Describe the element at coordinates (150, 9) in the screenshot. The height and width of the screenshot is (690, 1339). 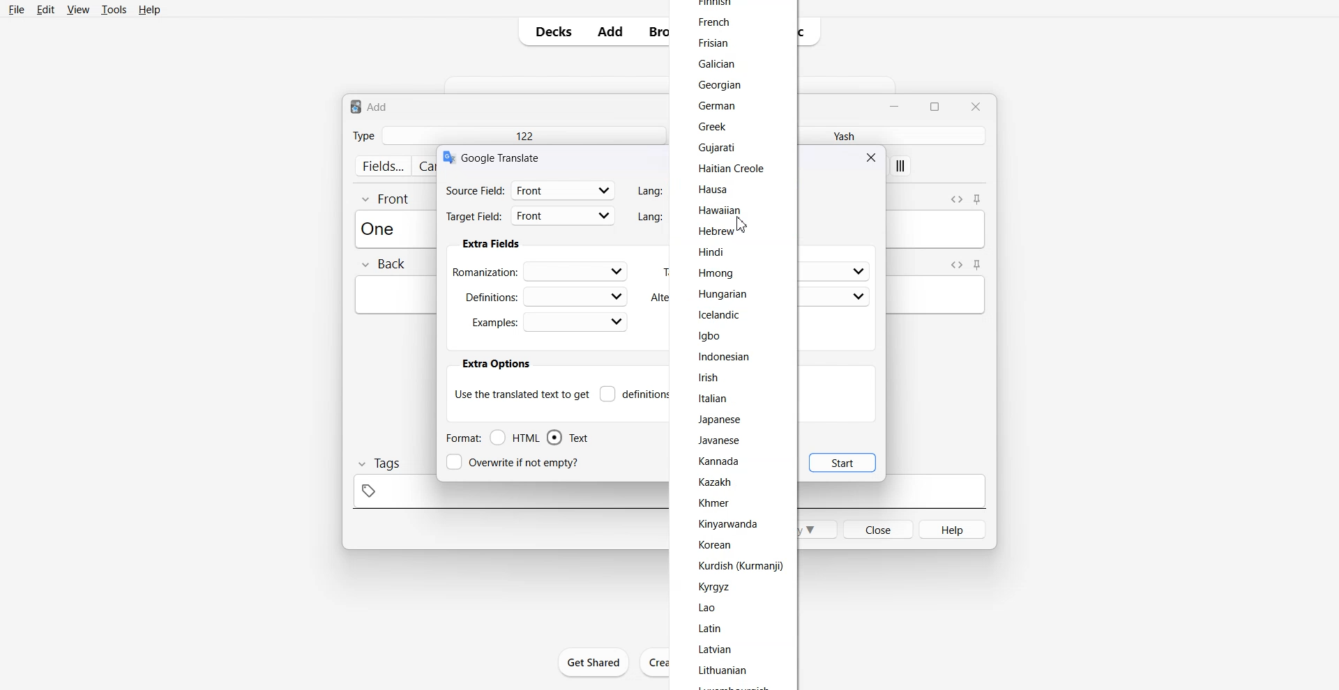
I see `Help` at that location.